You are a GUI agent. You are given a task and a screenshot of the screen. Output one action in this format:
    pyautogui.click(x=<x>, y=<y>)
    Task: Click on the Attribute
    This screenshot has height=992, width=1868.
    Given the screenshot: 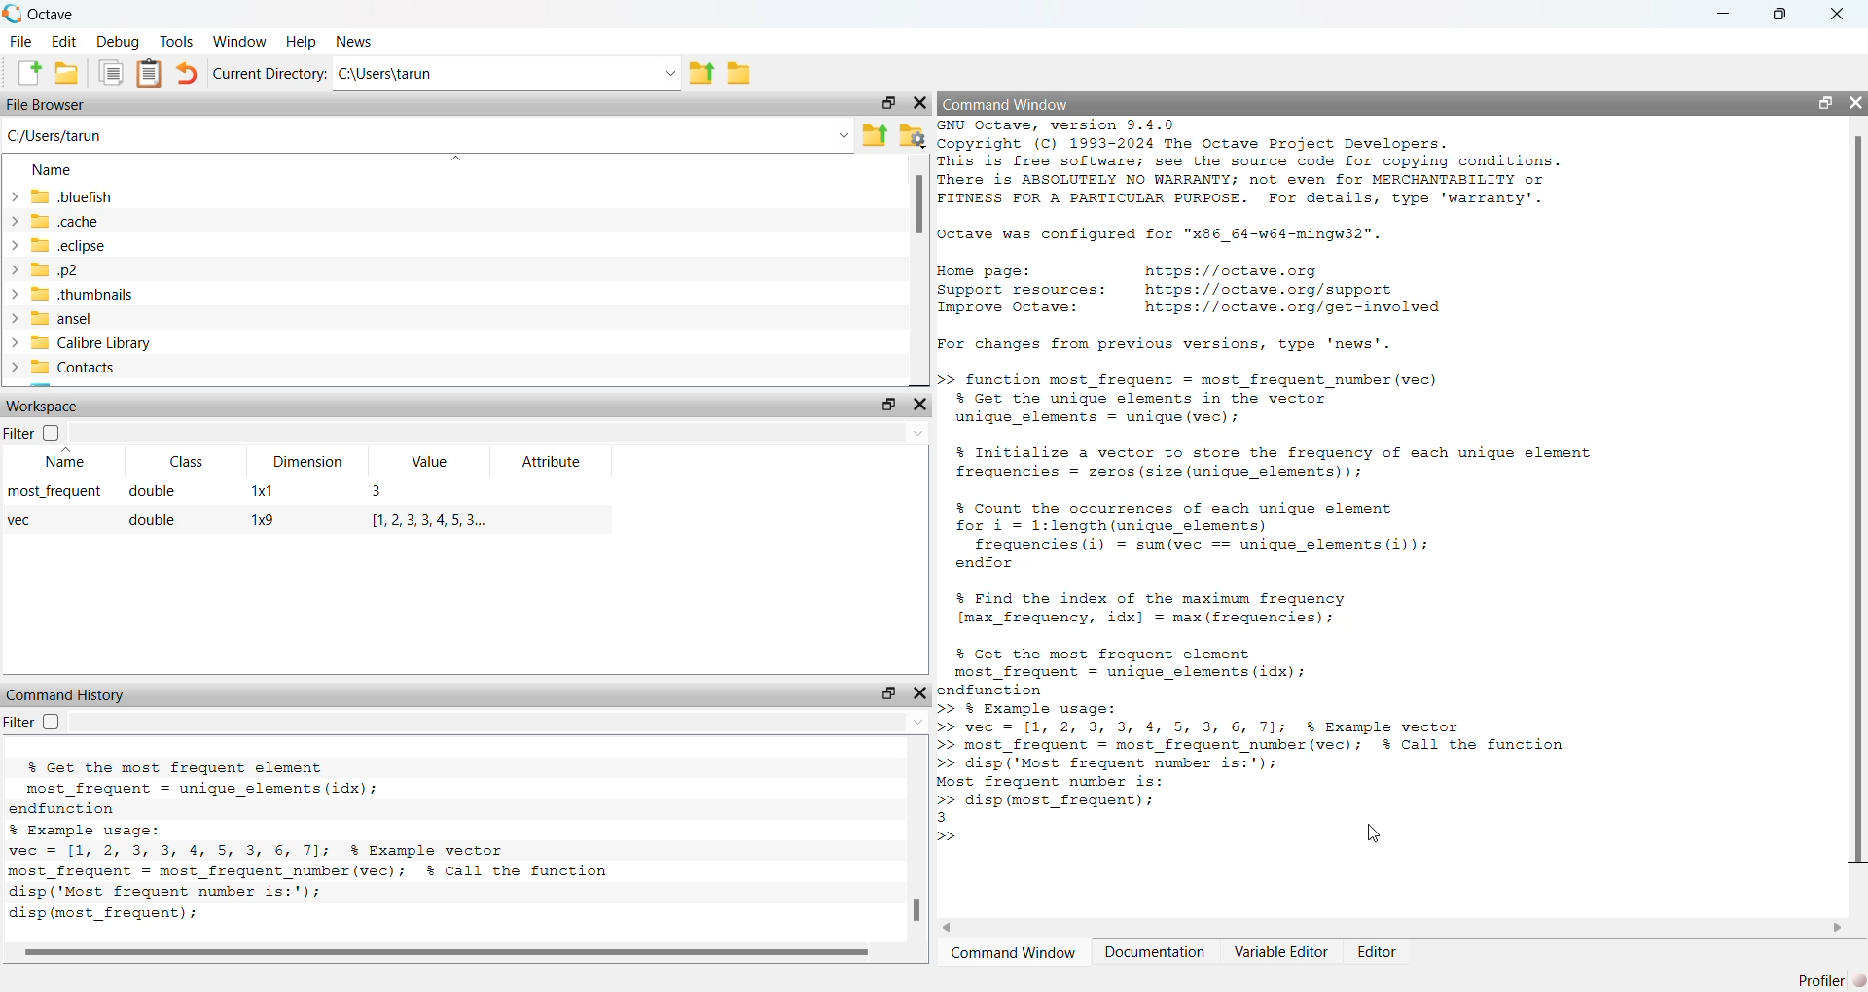 What is the action you would take?
    pyautogui.click(x=549, y=461)
    